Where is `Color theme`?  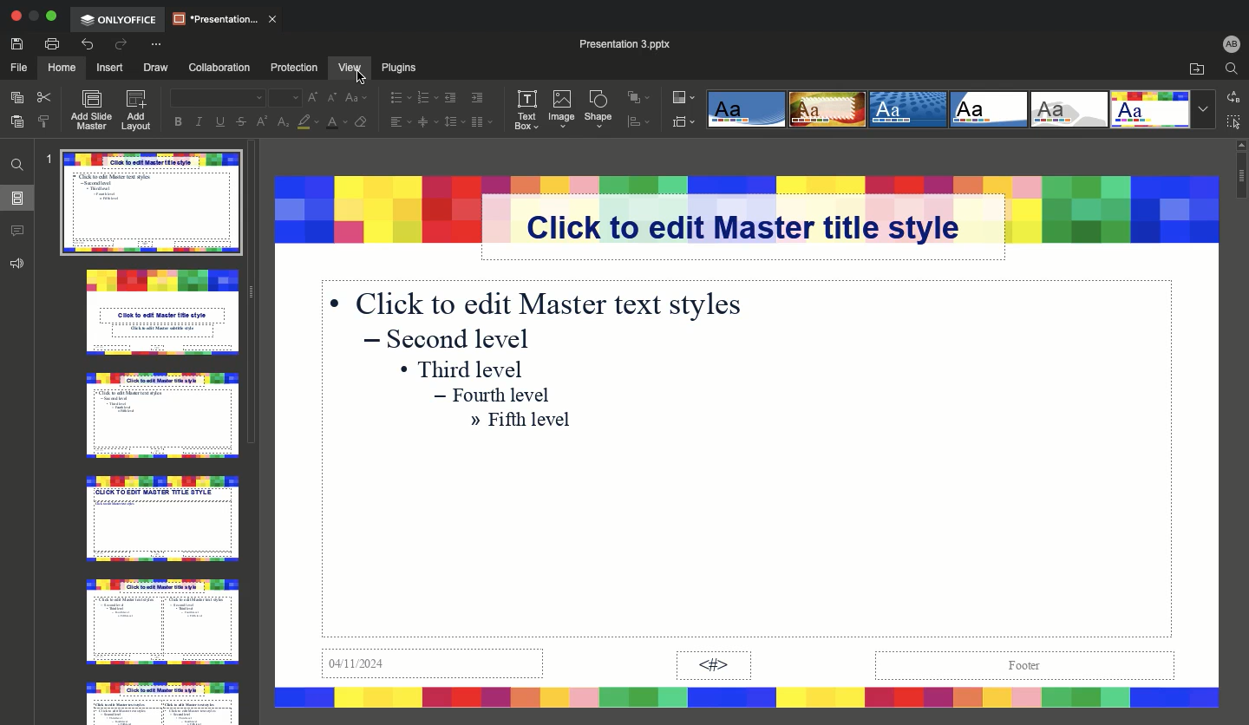
Color theme is located at coordinates (683, 96).